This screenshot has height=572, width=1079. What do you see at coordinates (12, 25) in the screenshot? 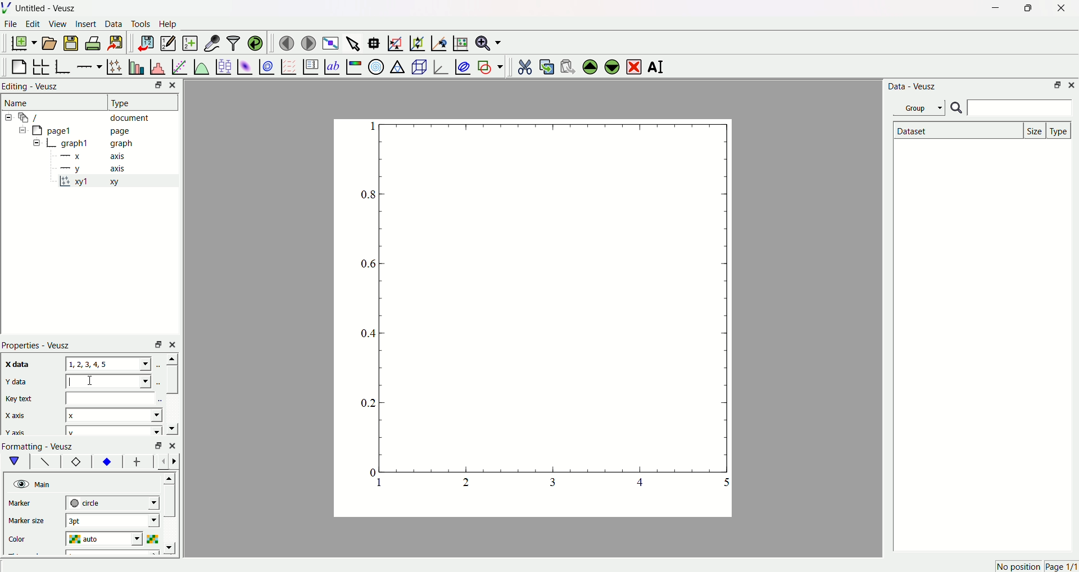
I see `File` at bounding box center [12, 25].